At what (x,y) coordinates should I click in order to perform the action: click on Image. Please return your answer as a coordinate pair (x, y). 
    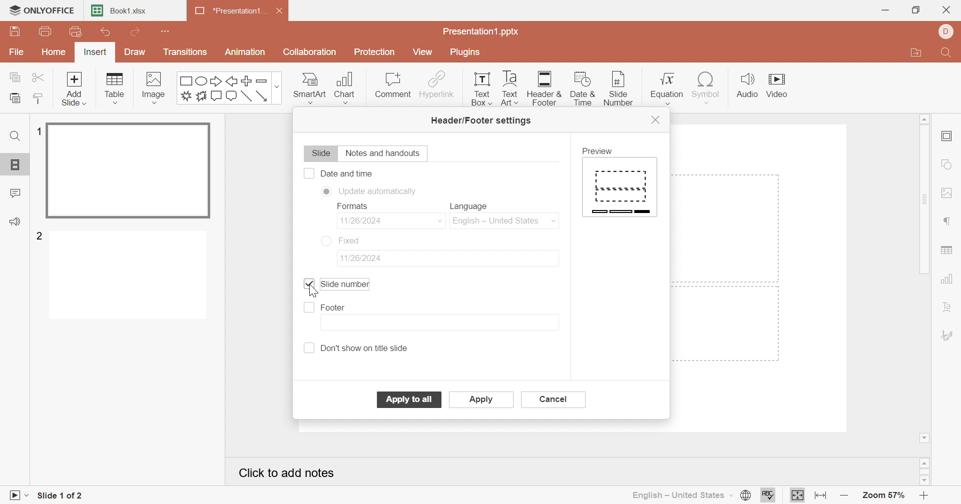
    Looking at the image, I should click on (157, 88).